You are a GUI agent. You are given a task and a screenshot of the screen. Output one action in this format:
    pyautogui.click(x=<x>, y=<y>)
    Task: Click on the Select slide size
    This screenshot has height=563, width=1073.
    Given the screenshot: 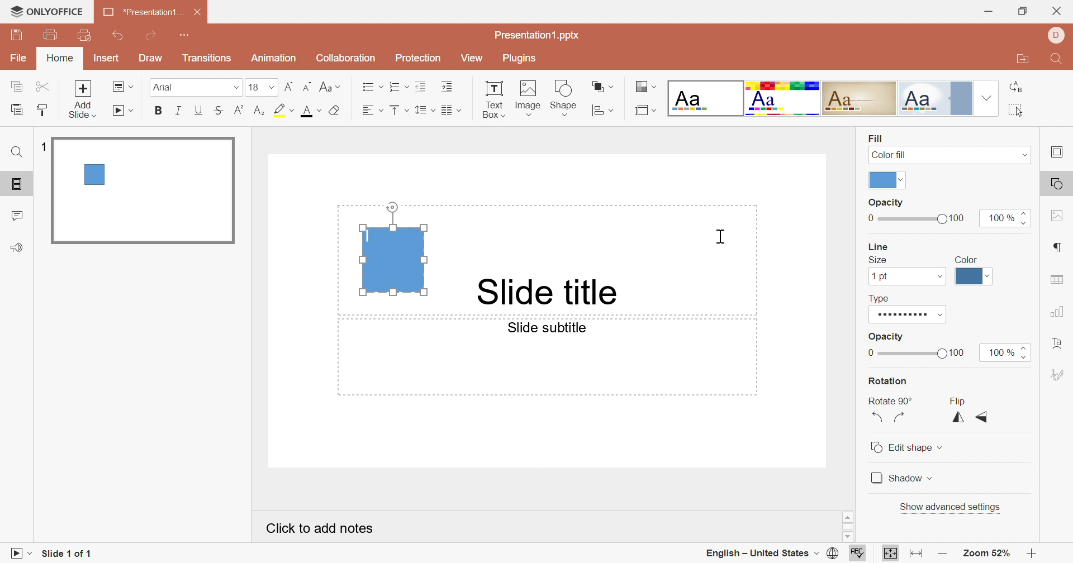 What is the action you would take?
    pyautogui.click(x=645, y=112)
    